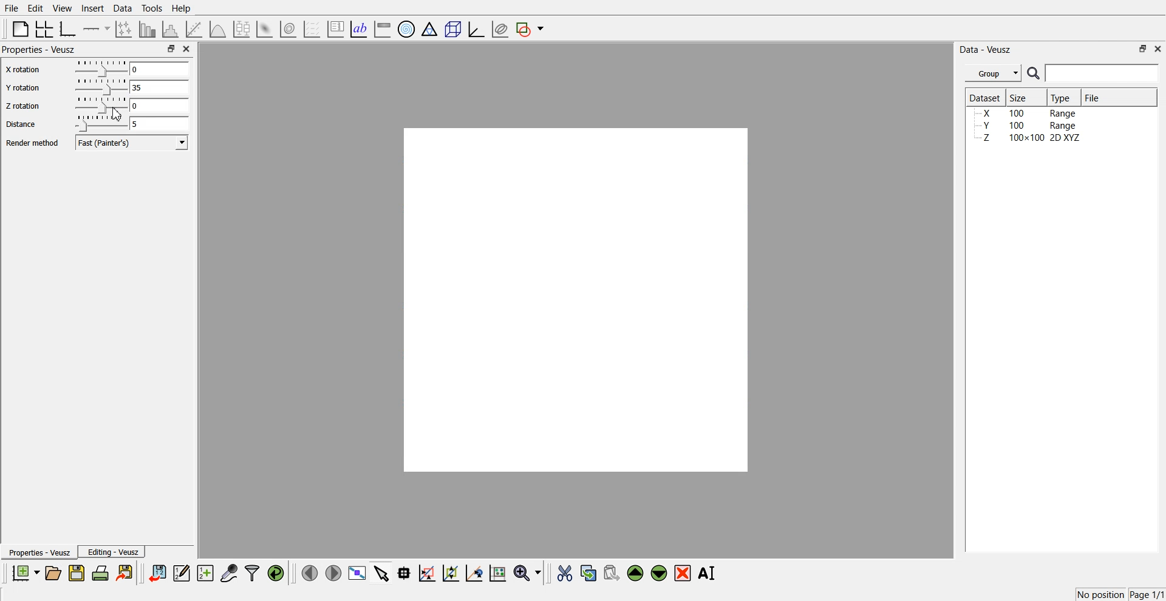  What do you see at coordinates (500, 30) in the screenshot?
I see `Plot covariance ellipsis` at bounding box center [500, 30].